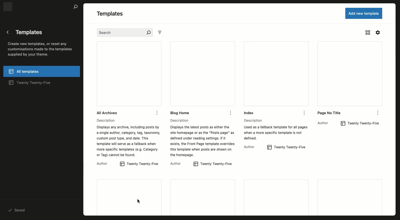 This screenshot has width=400, height=220. Describe the element at coordinates (128, 198) in the screenshot. I see `404 error template` at that location.